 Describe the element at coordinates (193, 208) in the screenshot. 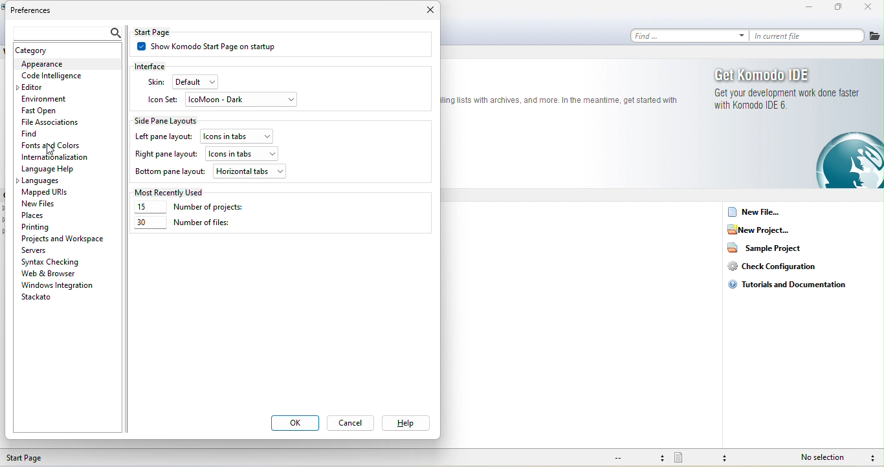

I see `number of project` at that location.